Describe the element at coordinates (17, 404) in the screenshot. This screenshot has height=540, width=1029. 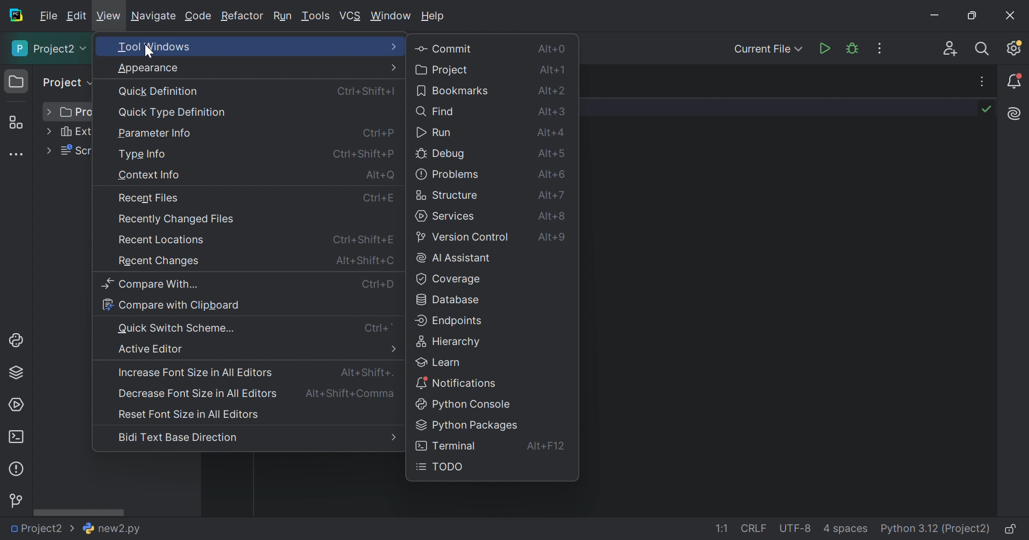
I see `Services` at that location.